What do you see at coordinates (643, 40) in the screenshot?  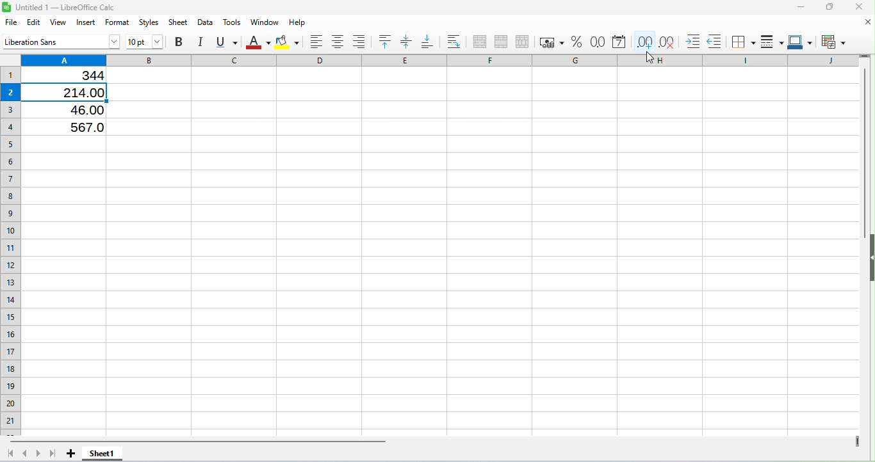 I see `Add decimal place` at bounding box center [643, 40].